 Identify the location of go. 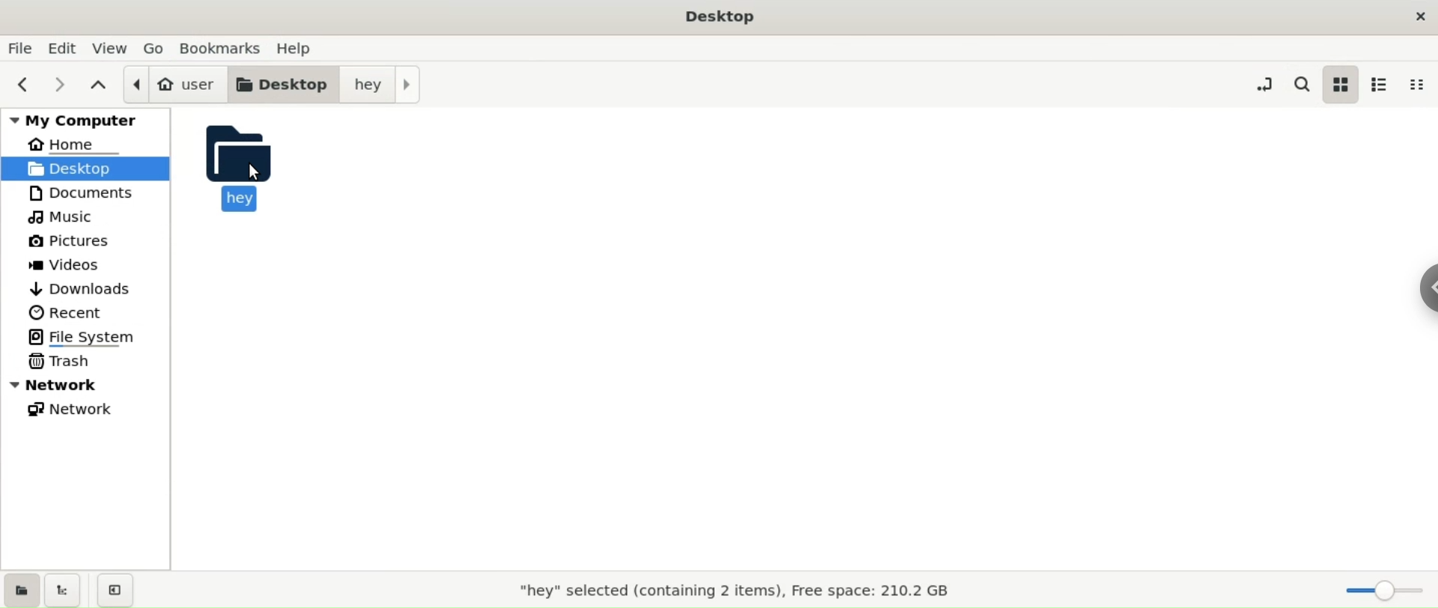
(158, 46).